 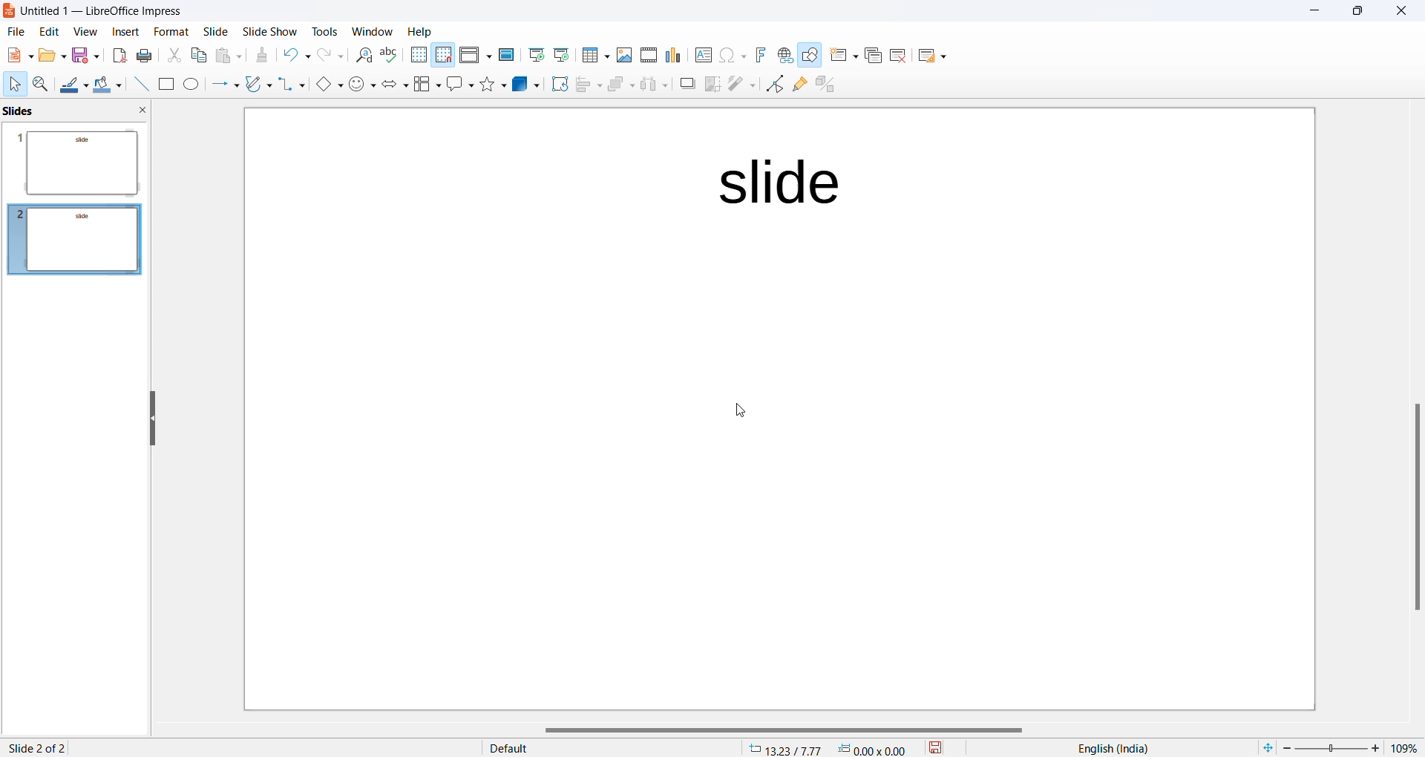 I want to click on Insert audio and video, so click(x=646, y=54).